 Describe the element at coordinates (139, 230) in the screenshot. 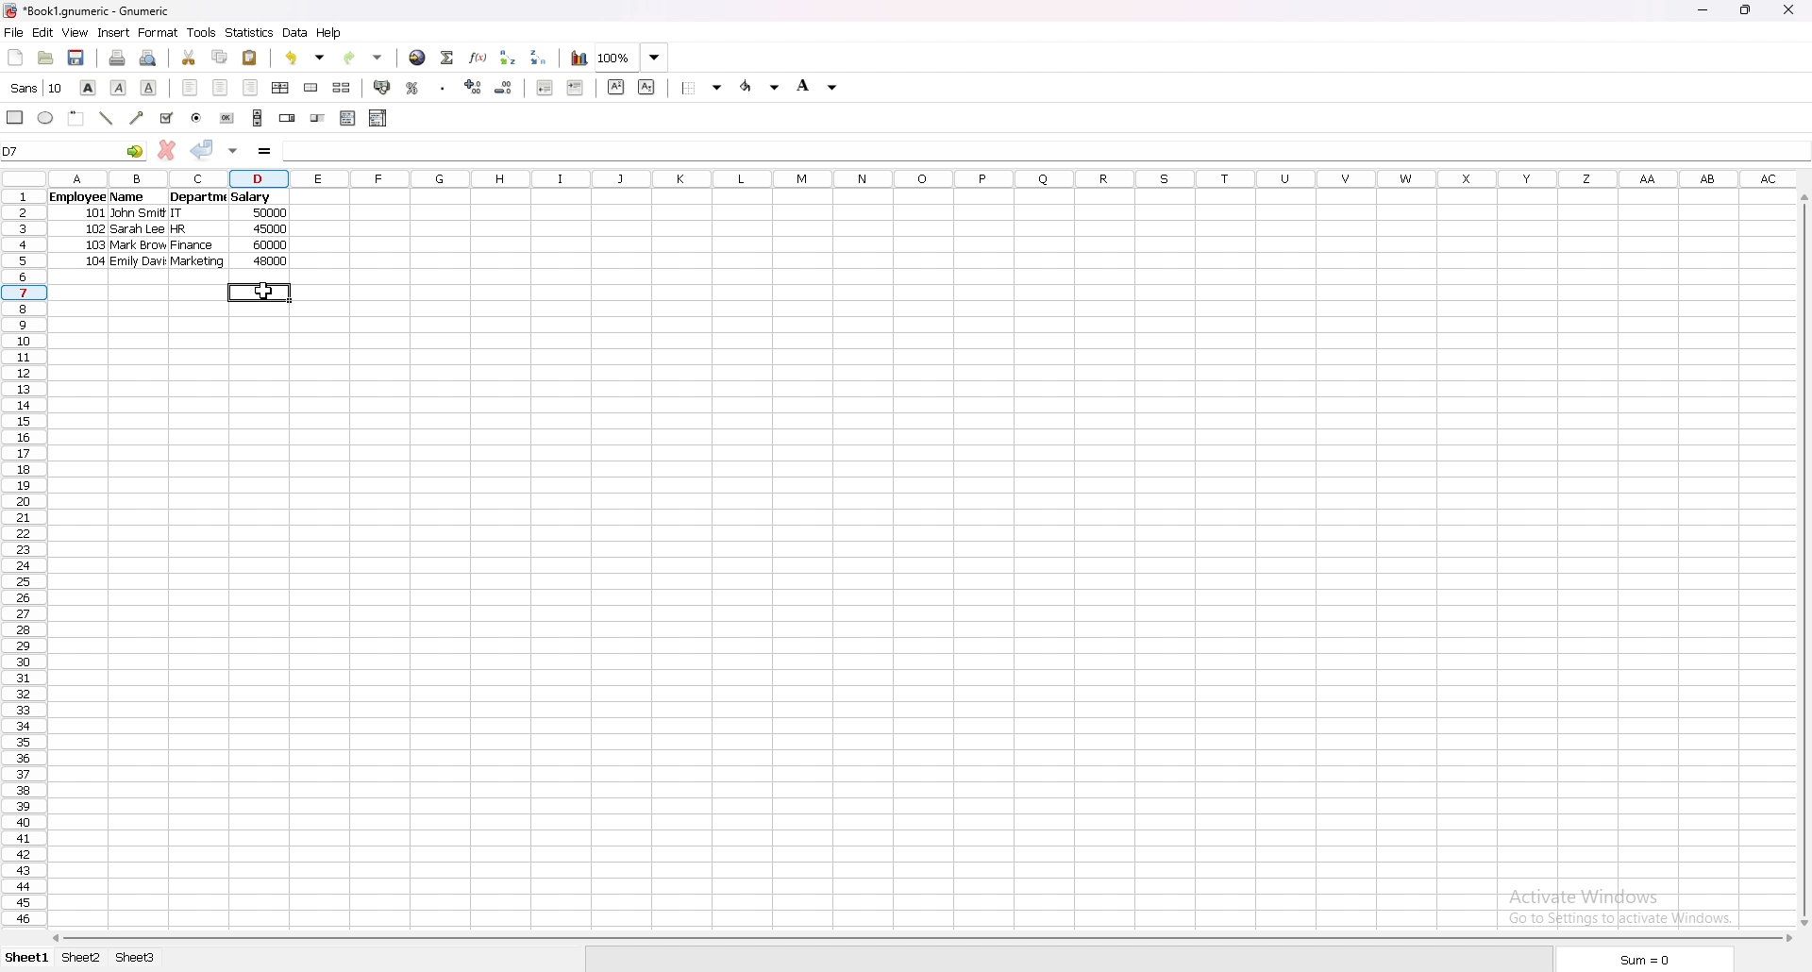

I see `sarah lee` at that location.